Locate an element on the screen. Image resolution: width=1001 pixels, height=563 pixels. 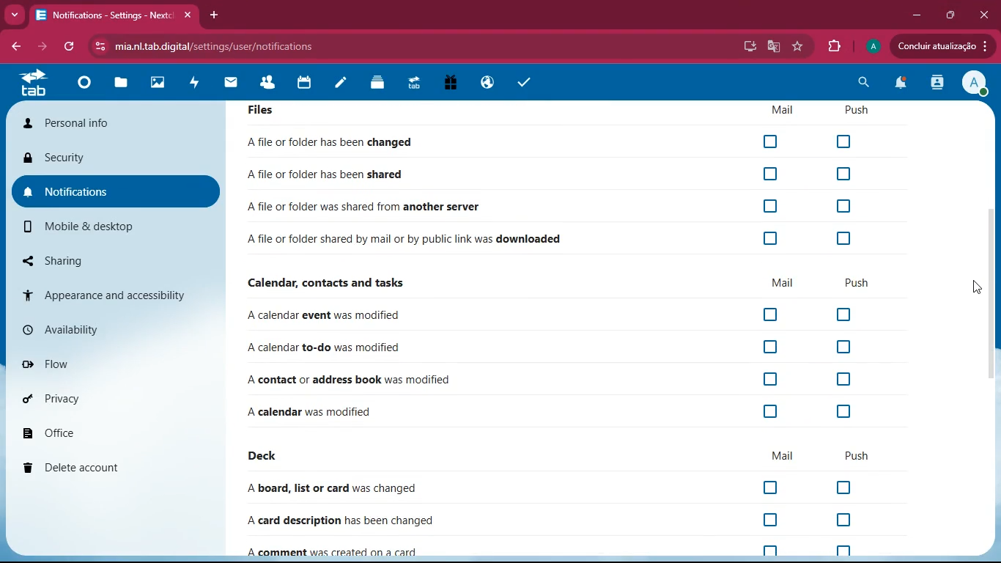
comment is located at coordinates (342, 549).